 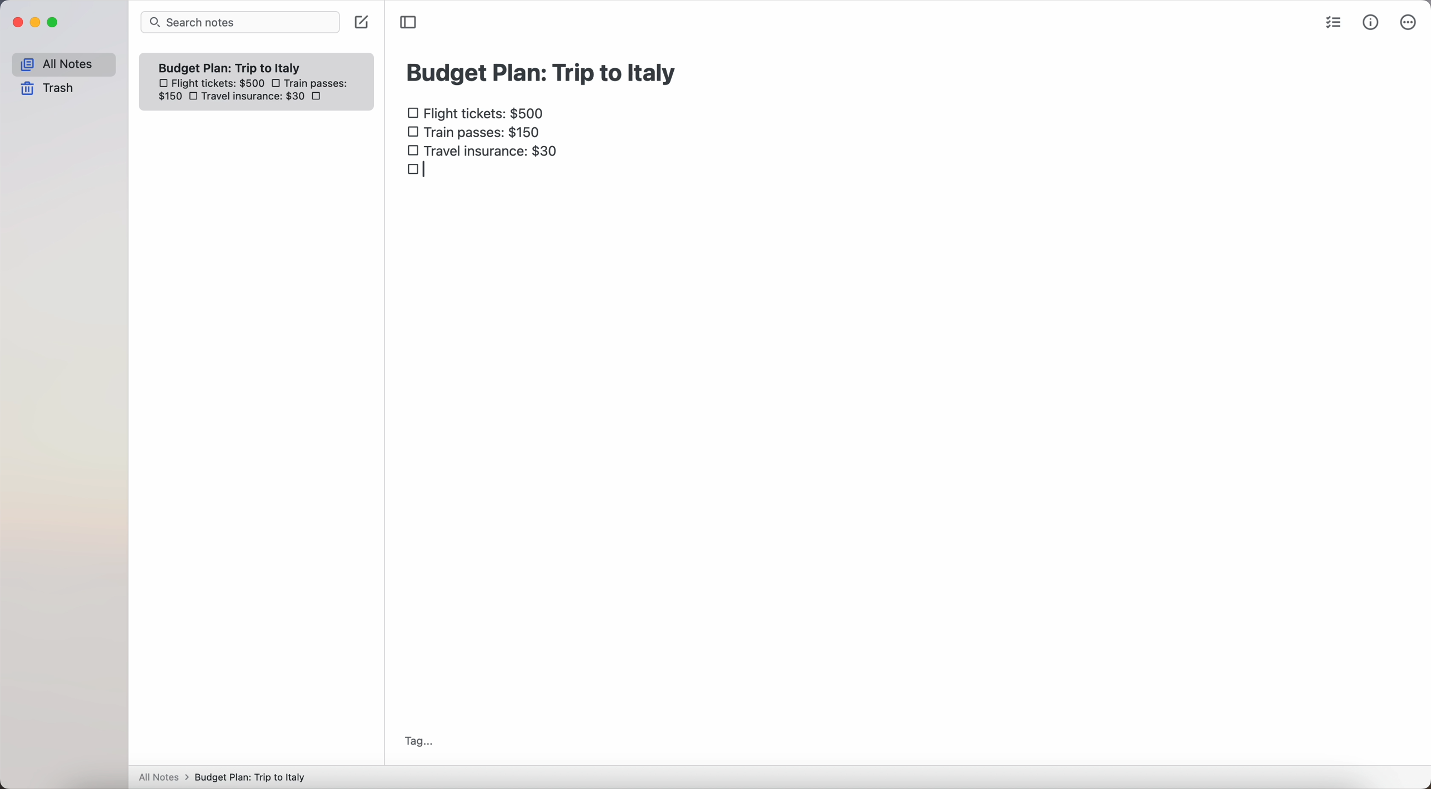 I want to click on search bar, so click(x=240, y=22).